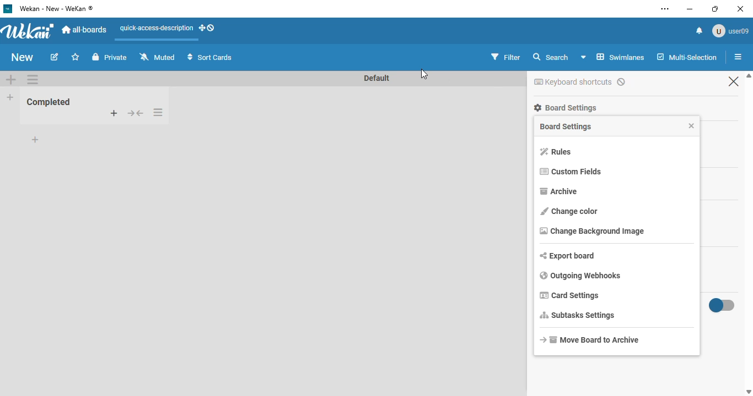 The image size is (753, 396). I want to click on list actions, so click(158, 112).